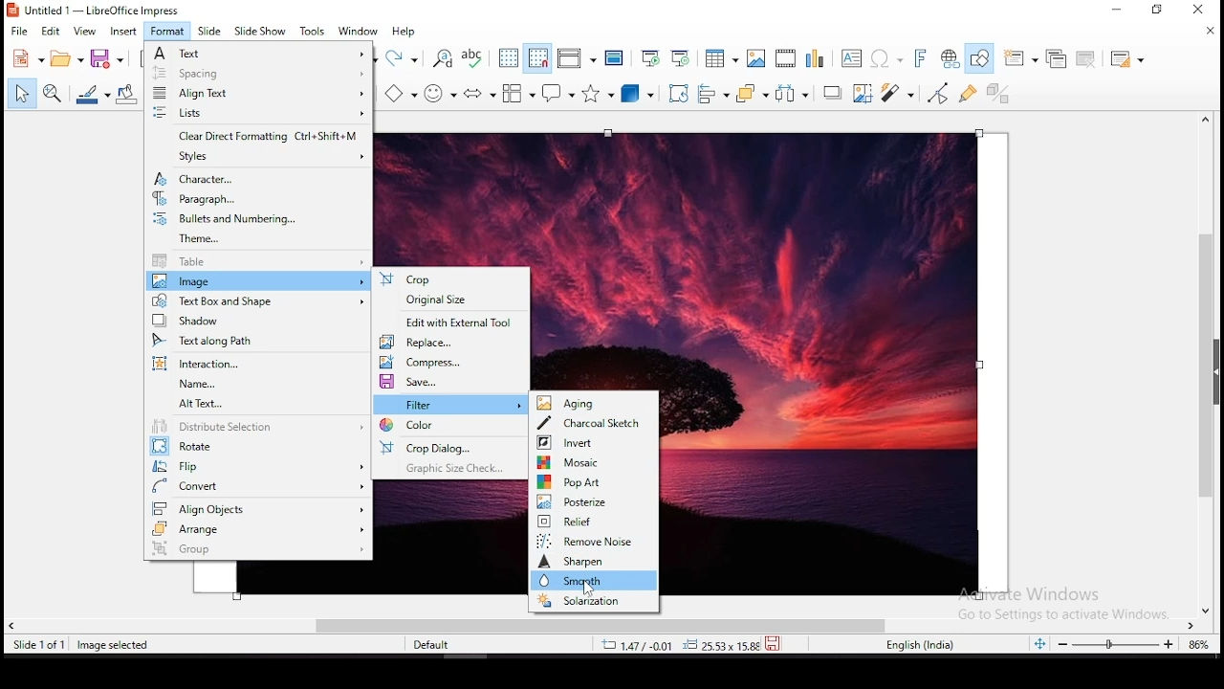 The width and height of the screenshot is (1224, 689). What do you see at coordinates (255, 321) in the screenshot?
I see `shadow` at bounding box center [255, 321].